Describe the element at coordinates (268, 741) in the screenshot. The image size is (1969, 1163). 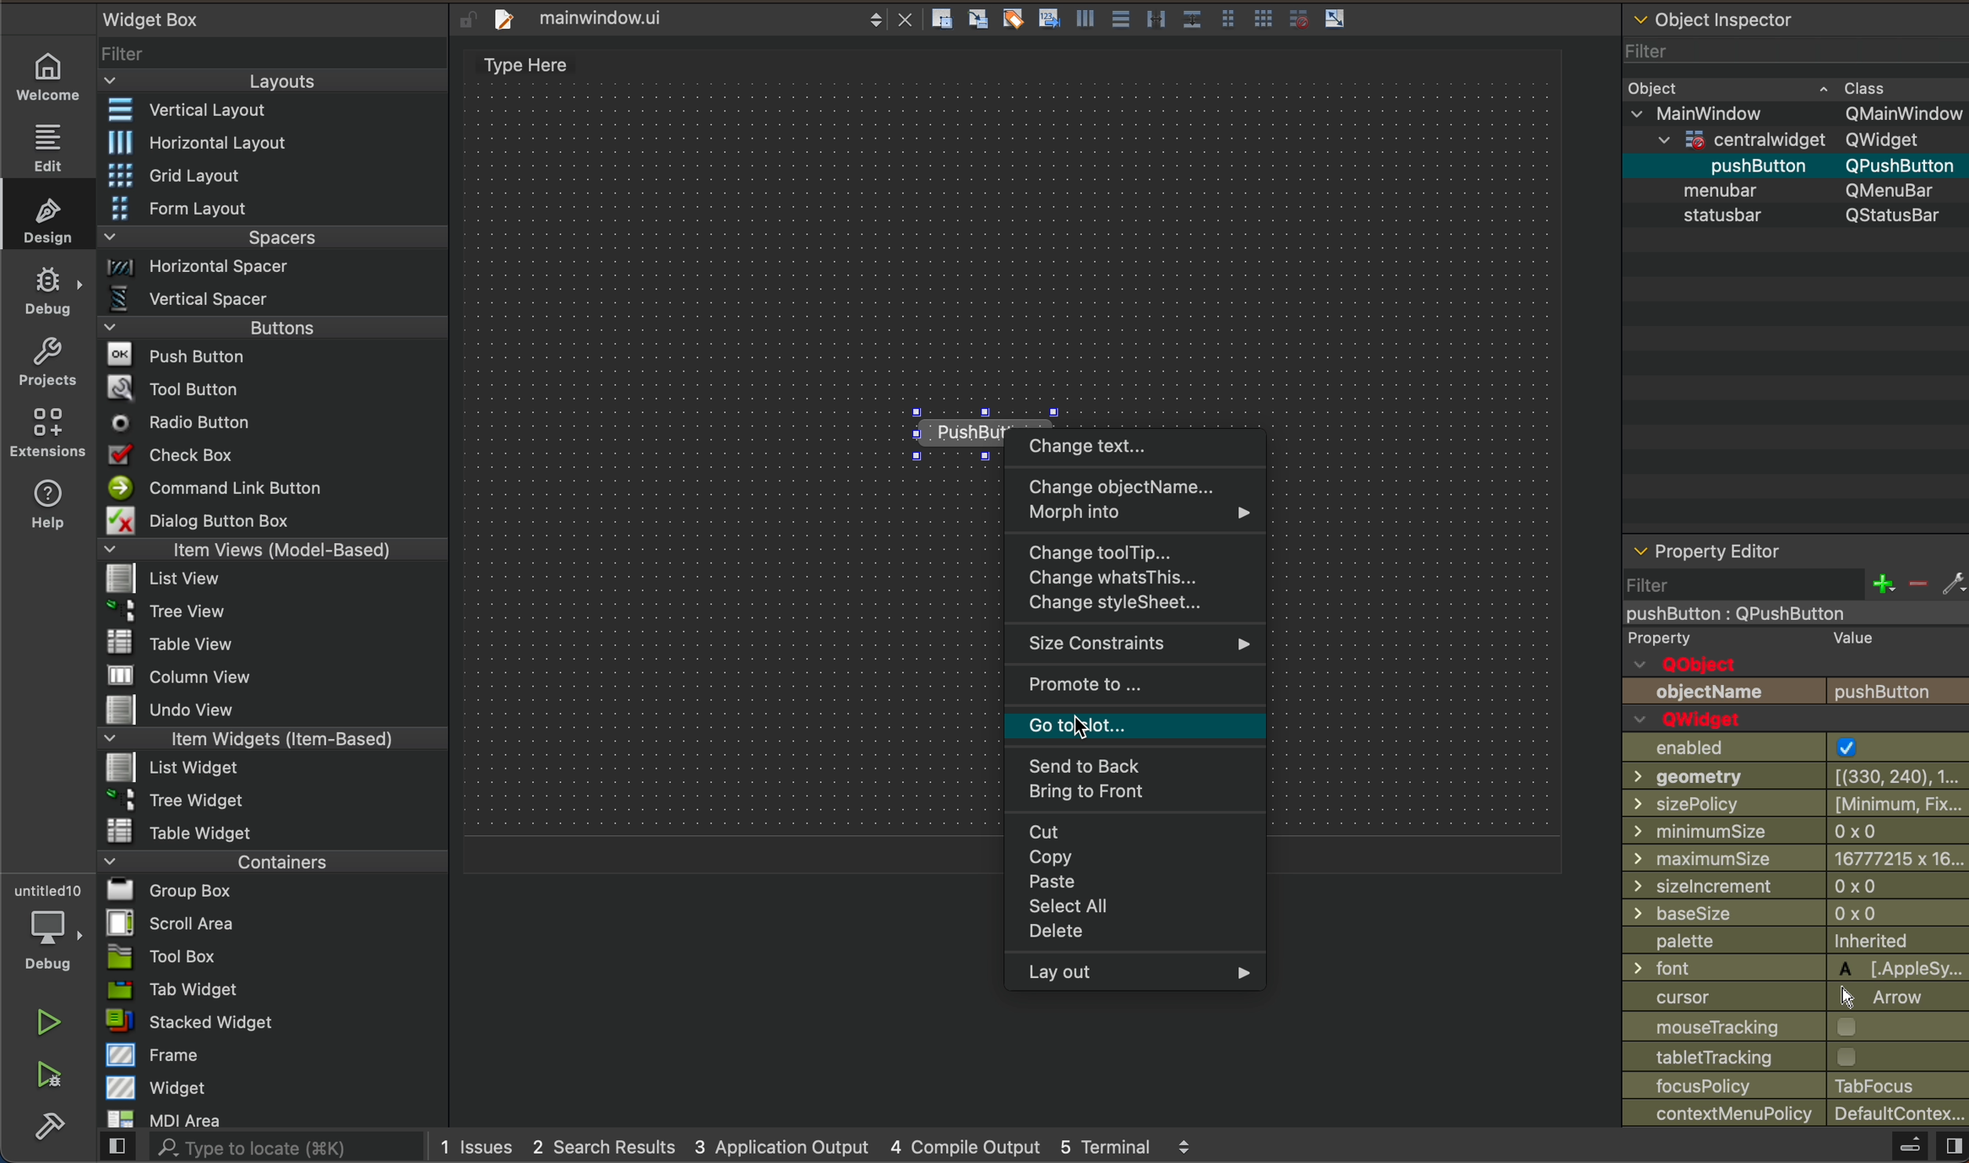
I see `item widgets` at that location.